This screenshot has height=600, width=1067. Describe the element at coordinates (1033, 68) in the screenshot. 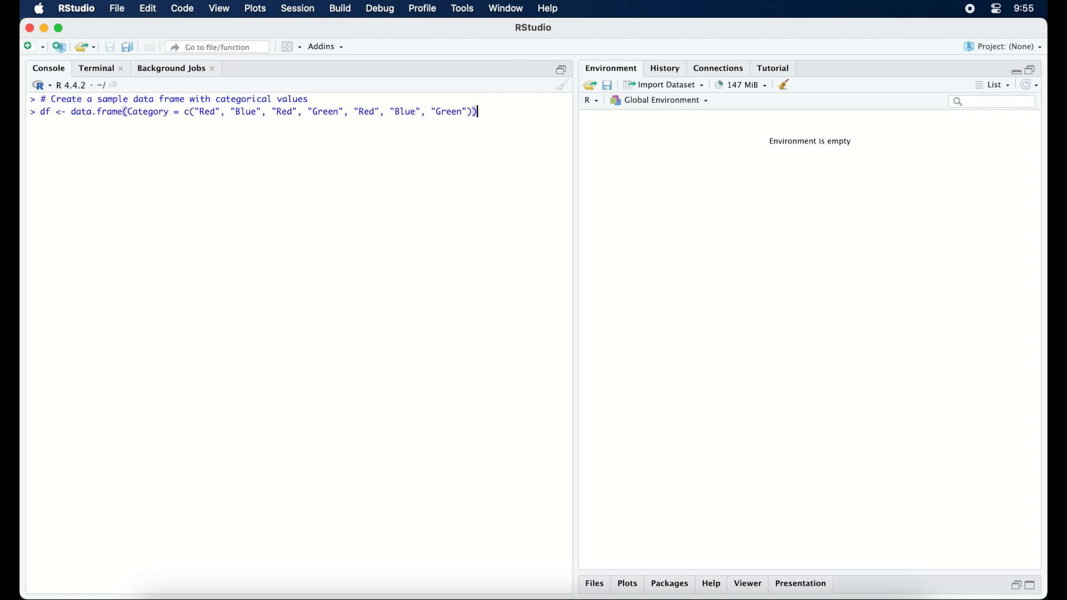

I see `restore down` at that location.